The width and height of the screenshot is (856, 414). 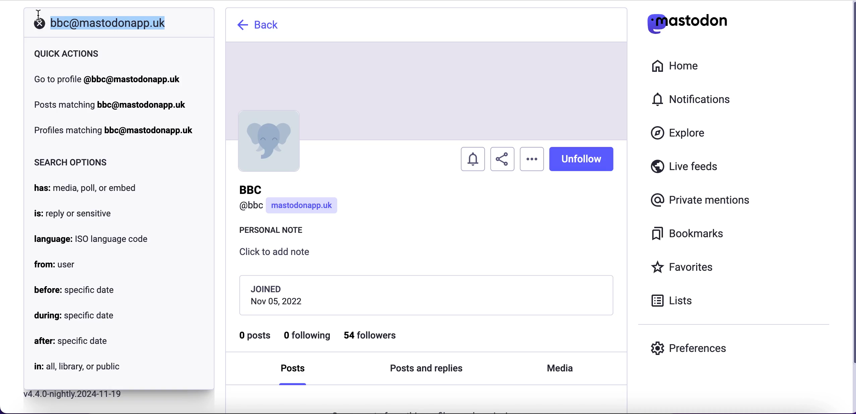 What do you see at coordinates (308, 337) in the screenshot?
I see `0 following` at bounding box center [308, 337].